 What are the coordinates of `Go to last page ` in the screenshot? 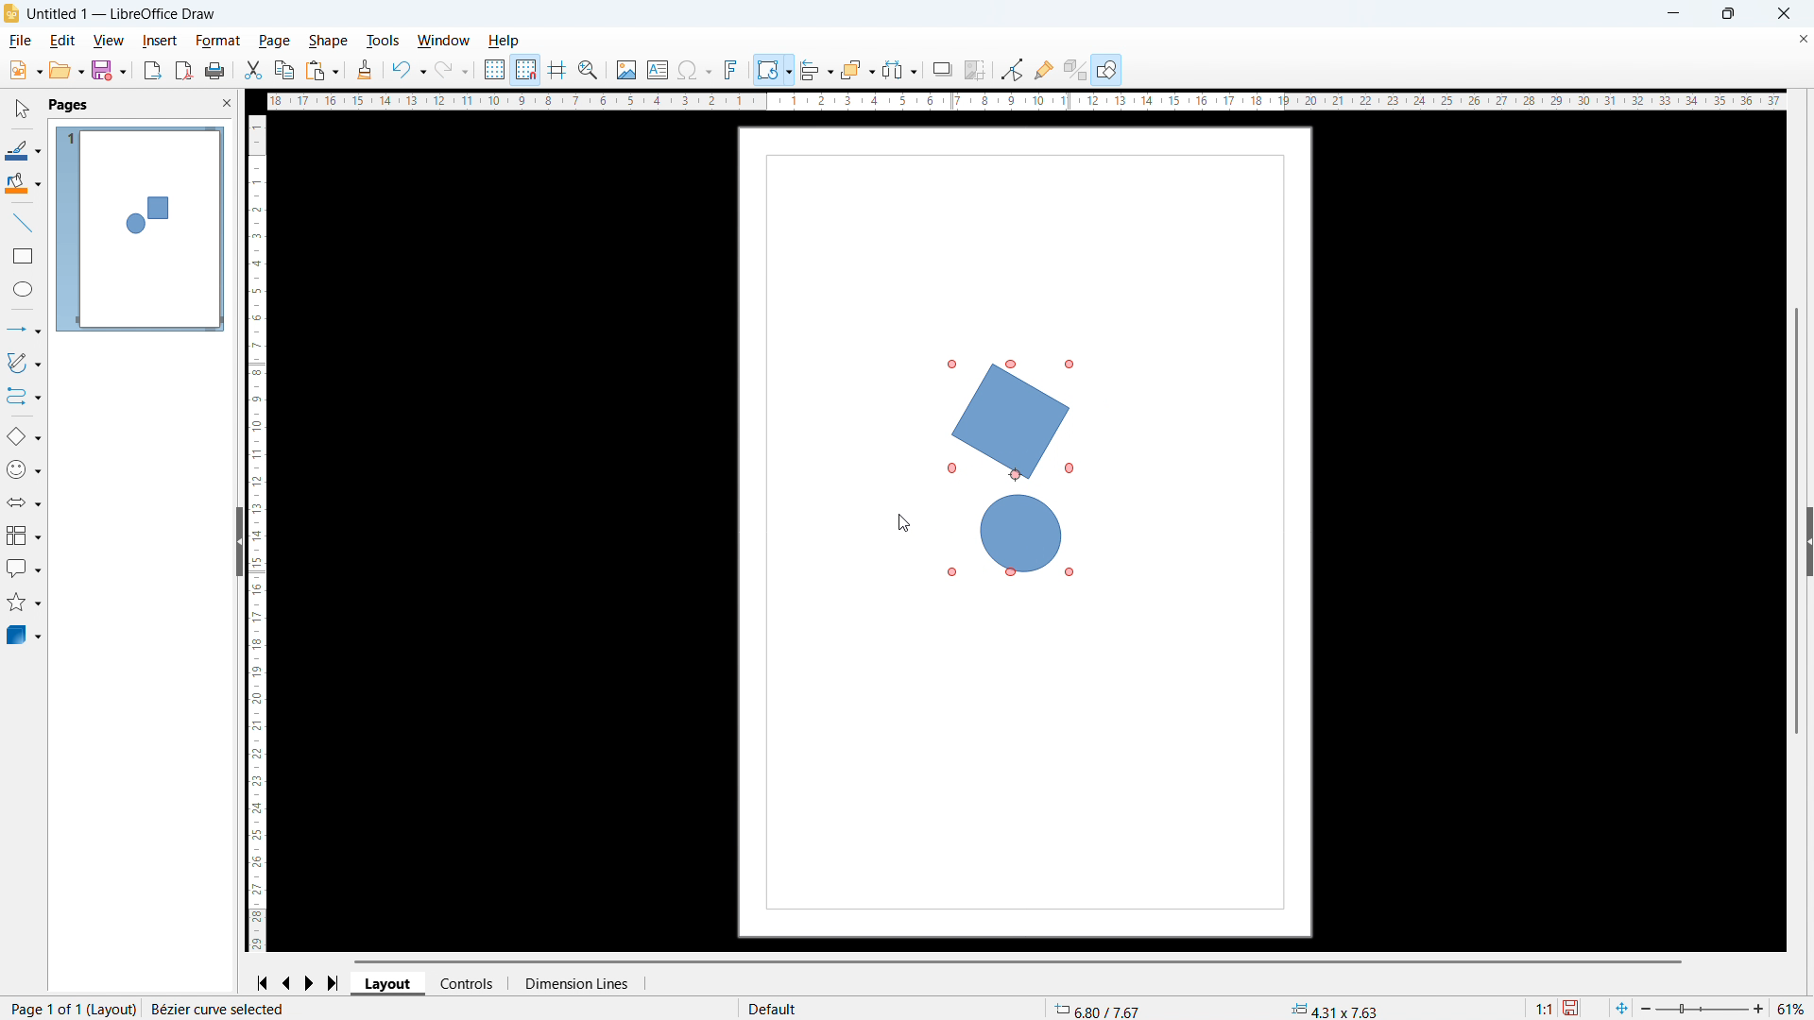 It's located at (334, 983).